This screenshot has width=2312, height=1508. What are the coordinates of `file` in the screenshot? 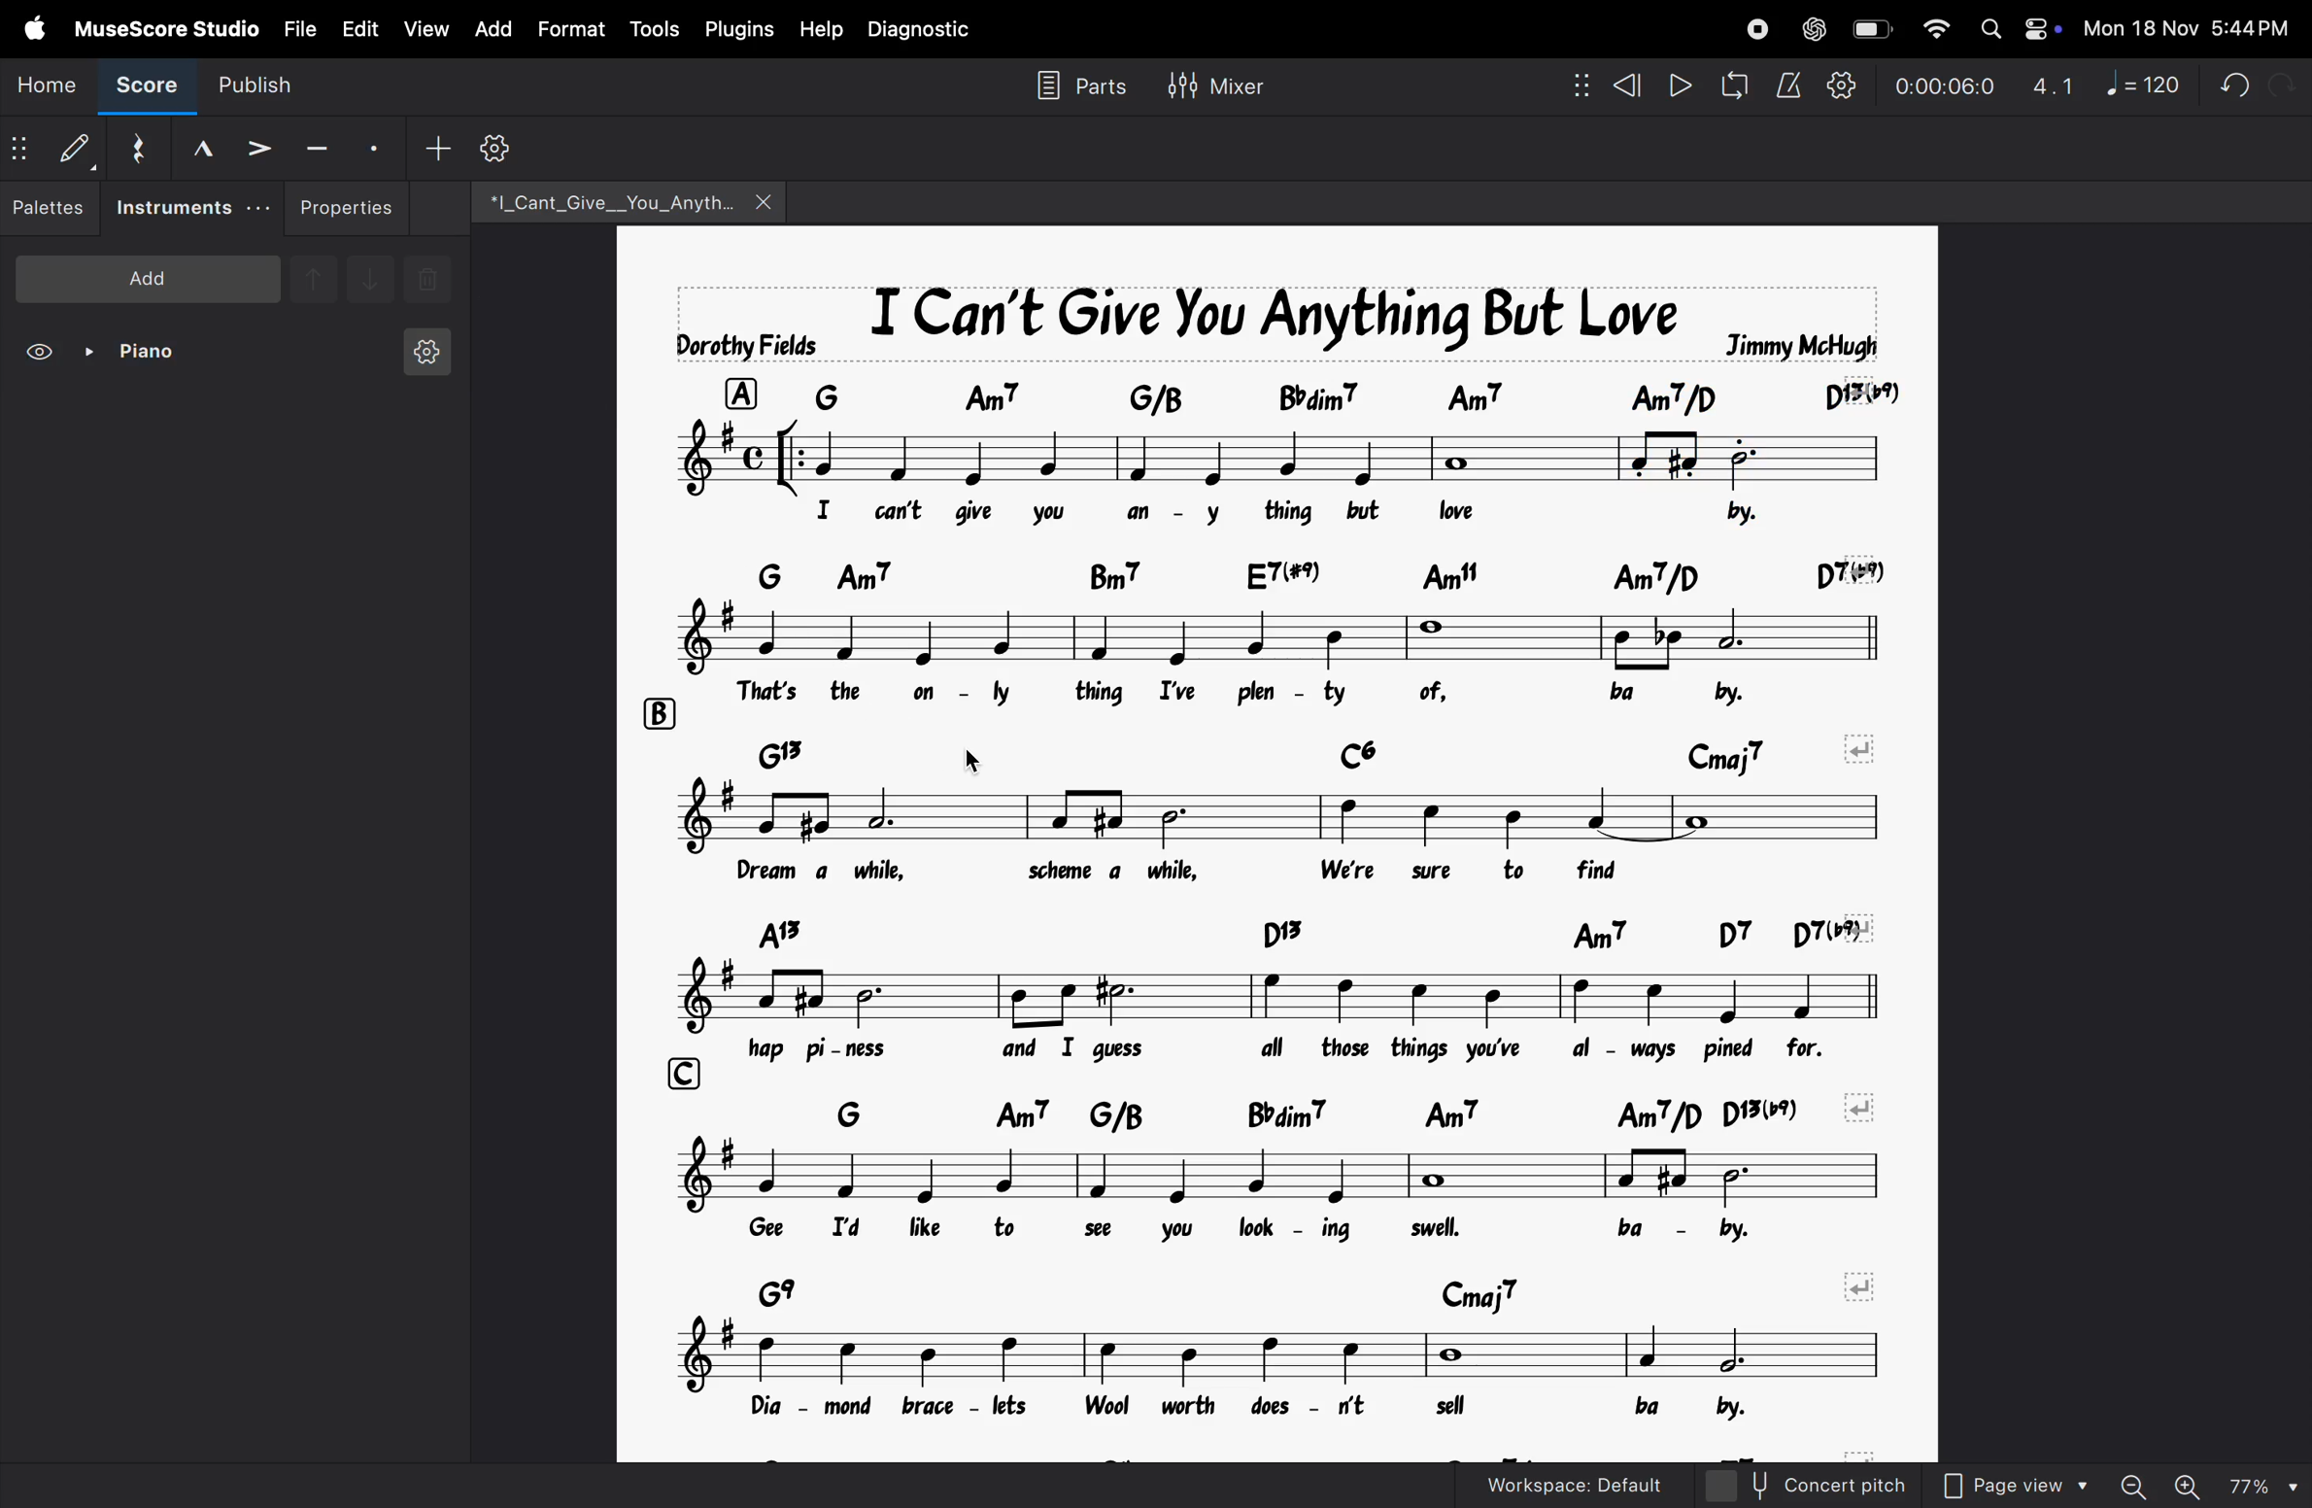 It's located at (299, 30).